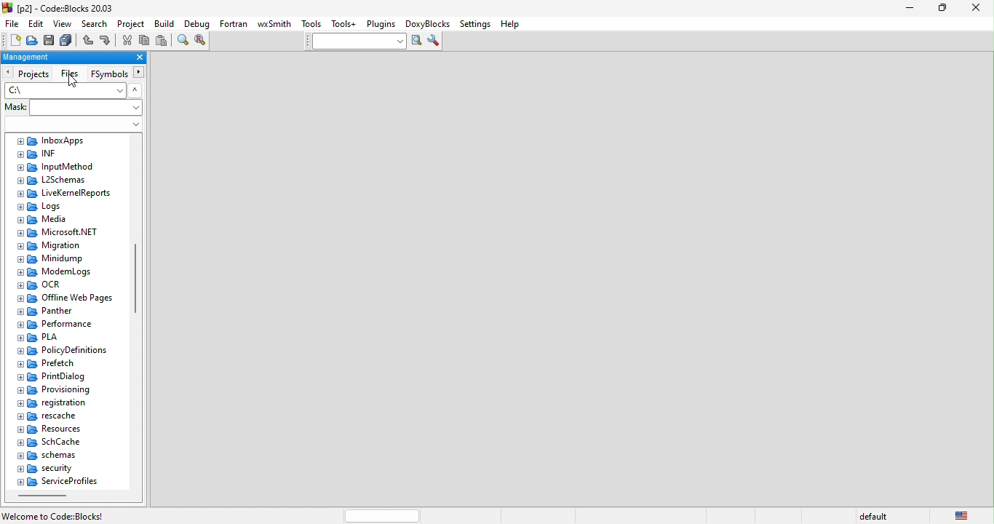 The width and height of the screenshot is (994, 524). Describe the element at coordinates (57, 260) in the screenshot. I see `minidump` at that location.